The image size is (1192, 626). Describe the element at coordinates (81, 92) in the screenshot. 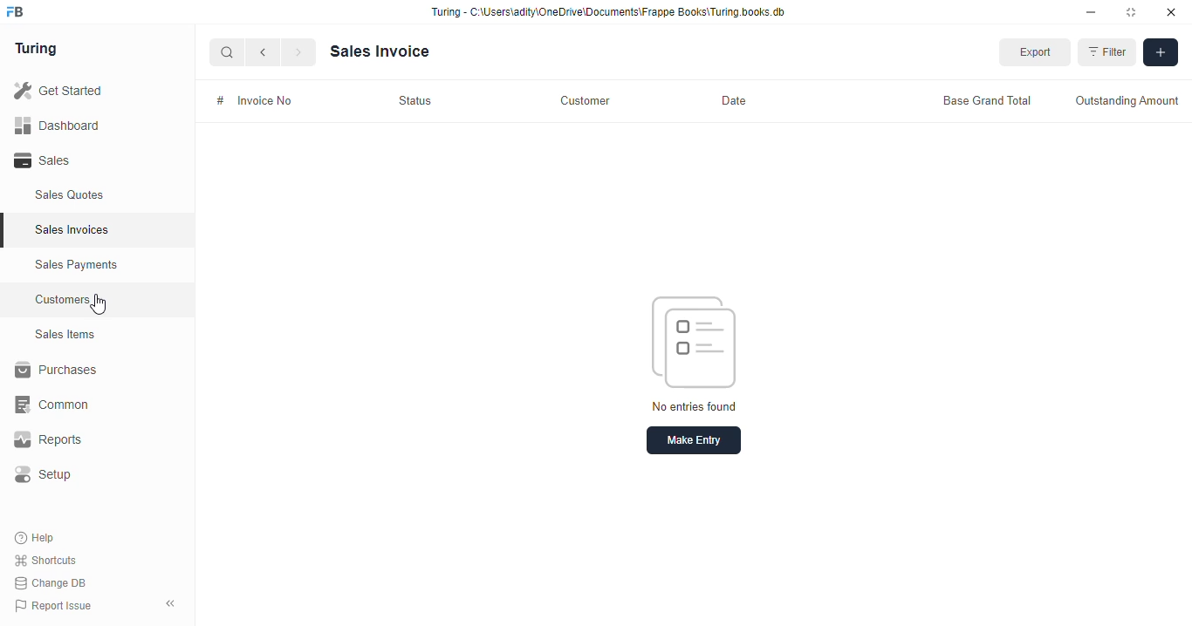

I see `Get Started` at that location.